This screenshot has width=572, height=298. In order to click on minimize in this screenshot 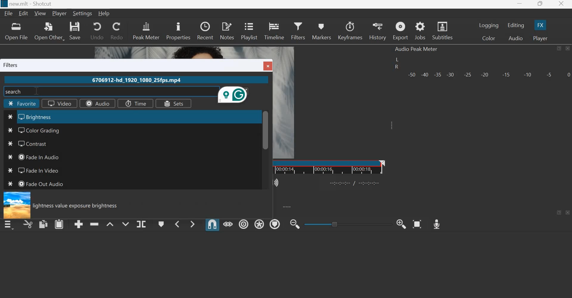, I will do `click(520, 5)`.